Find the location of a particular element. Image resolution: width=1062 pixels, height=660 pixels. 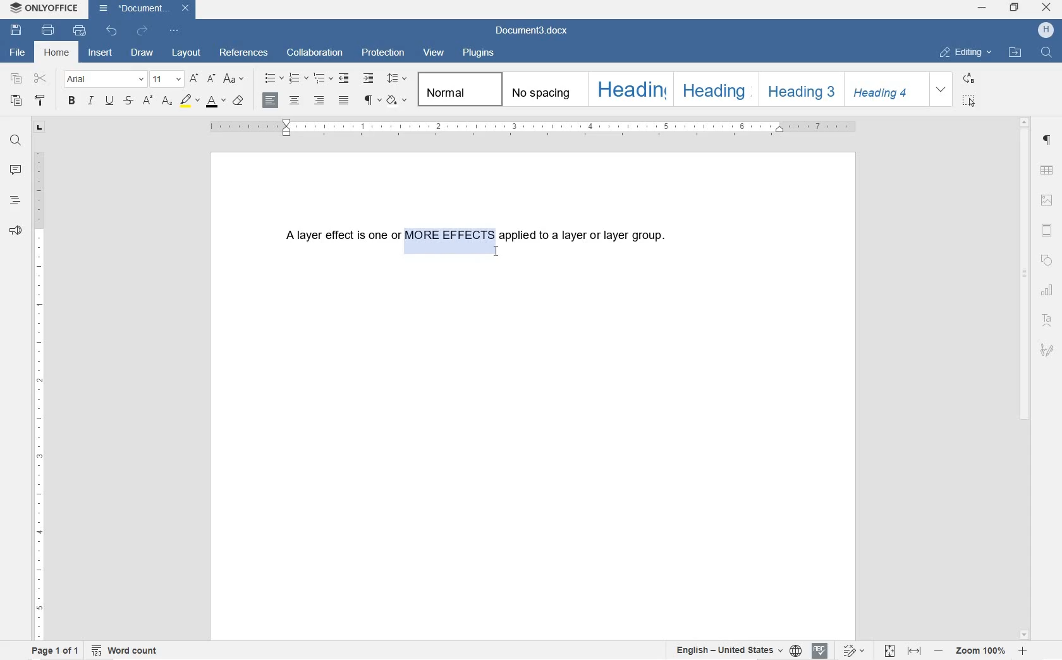

CUSTOMIZE QUICK ACCESS TOOLBAR is located at coordinates (174, 32).